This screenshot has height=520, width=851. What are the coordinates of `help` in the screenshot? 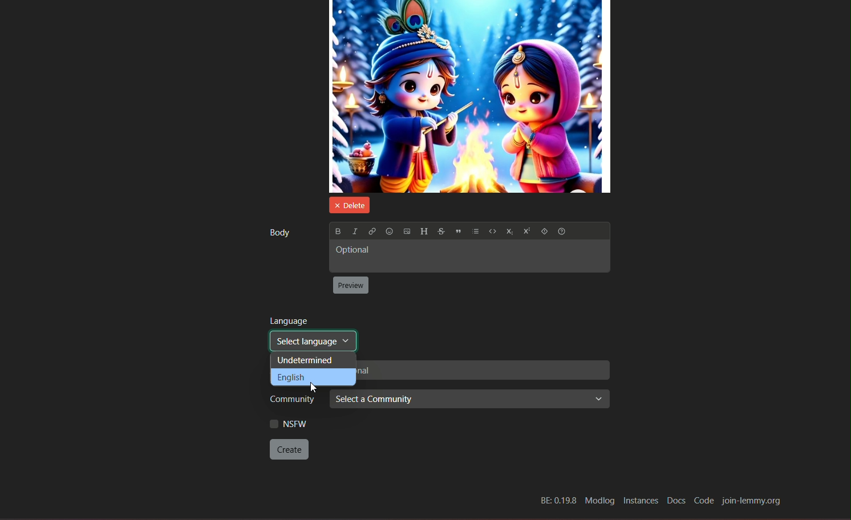 It's located at (564, 232).